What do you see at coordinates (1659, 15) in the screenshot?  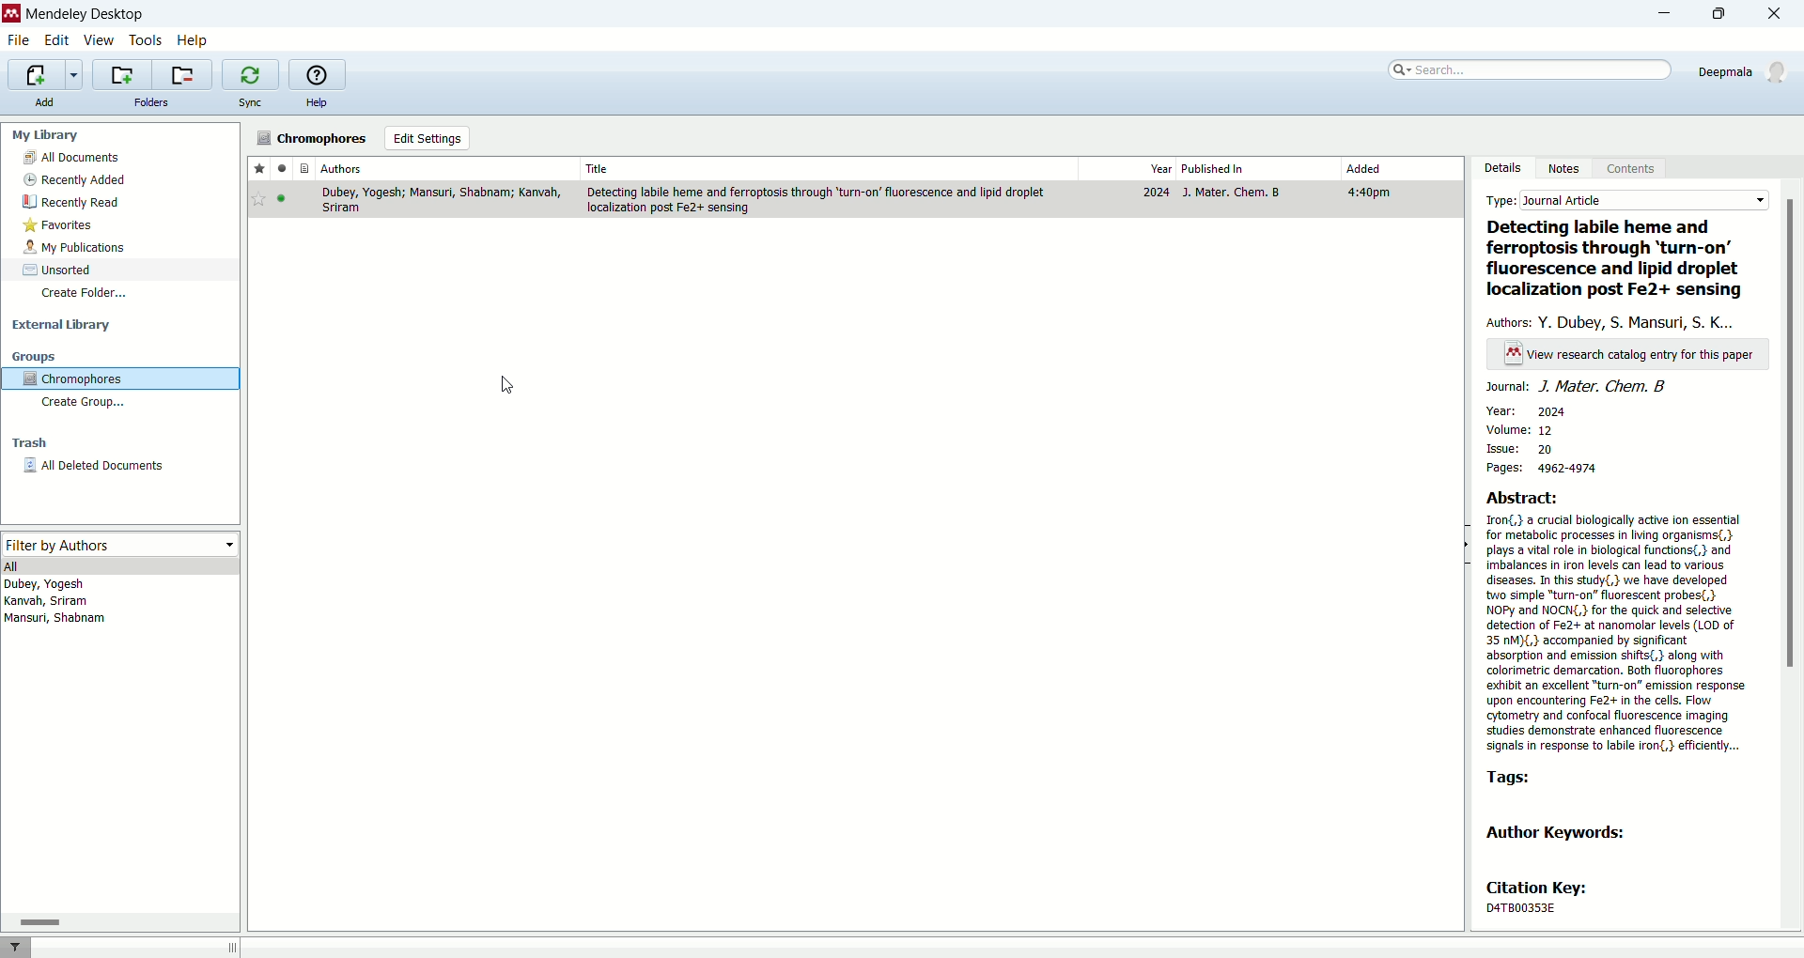 I see `minimize` at bounding box center [1659, 15].